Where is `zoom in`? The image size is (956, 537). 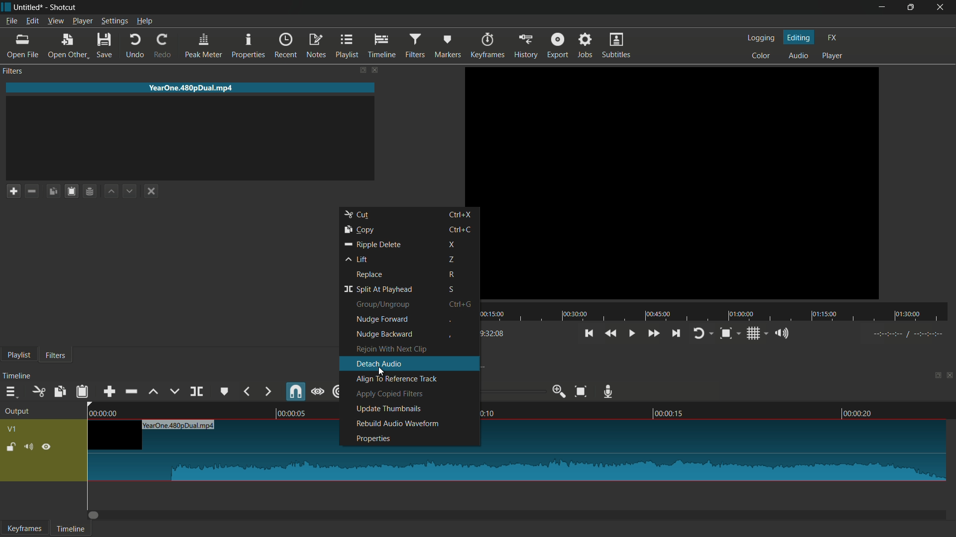 zoom in is located at coordinates (557, 391).